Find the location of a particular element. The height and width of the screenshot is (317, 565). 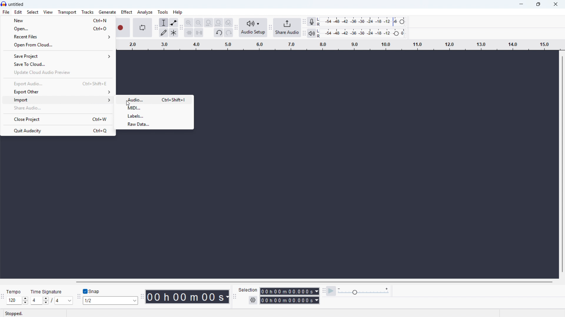

cursor is located at coordinates (128, 103).